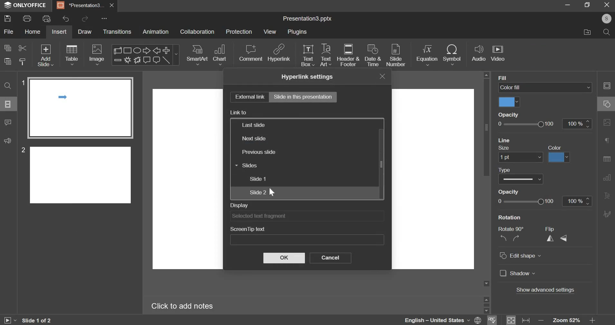 The image size is (615, 325). Describe the element at coordinates (555, 148) in the screenshot. I see `color` at that location.